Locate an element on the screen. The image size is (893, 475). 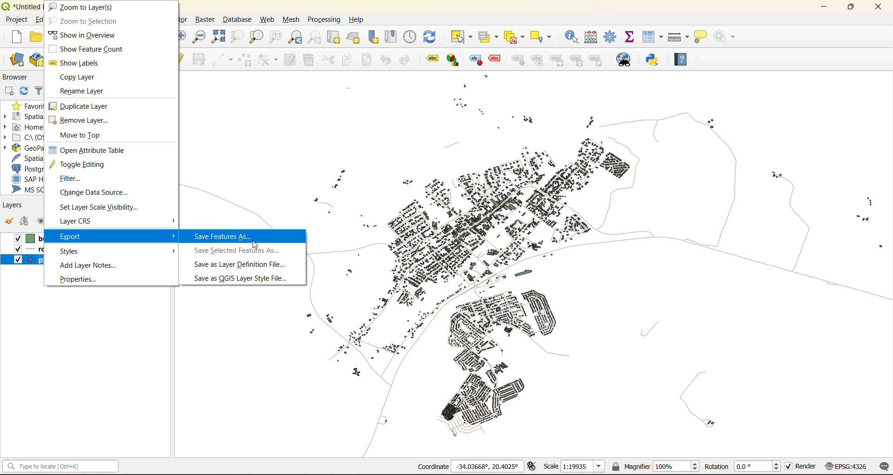
remove layer is located at coordinates (79, 121).